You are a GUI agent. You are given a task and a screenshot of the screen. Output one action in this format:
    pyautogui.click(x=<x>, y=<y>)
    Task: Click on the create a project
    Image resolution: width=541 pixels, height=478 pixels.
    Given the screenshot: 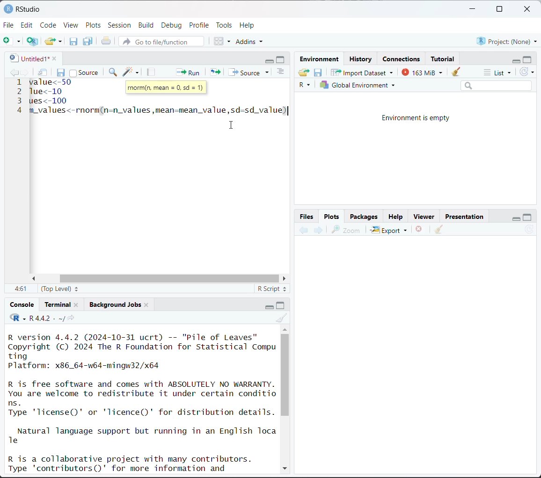 What is the action you would take?
    pyautogui.click(x=32, y=41)
    